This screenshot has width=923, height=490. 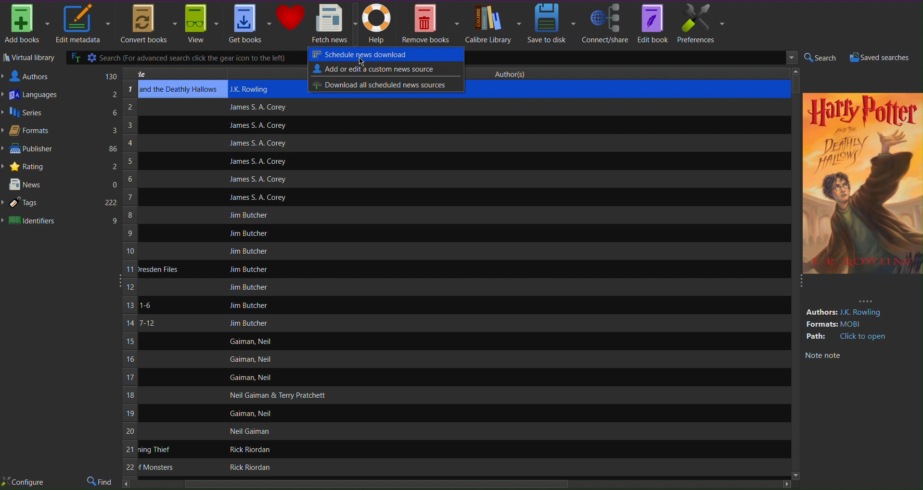 I want to click on Drop down, so click(x=789, y=58).